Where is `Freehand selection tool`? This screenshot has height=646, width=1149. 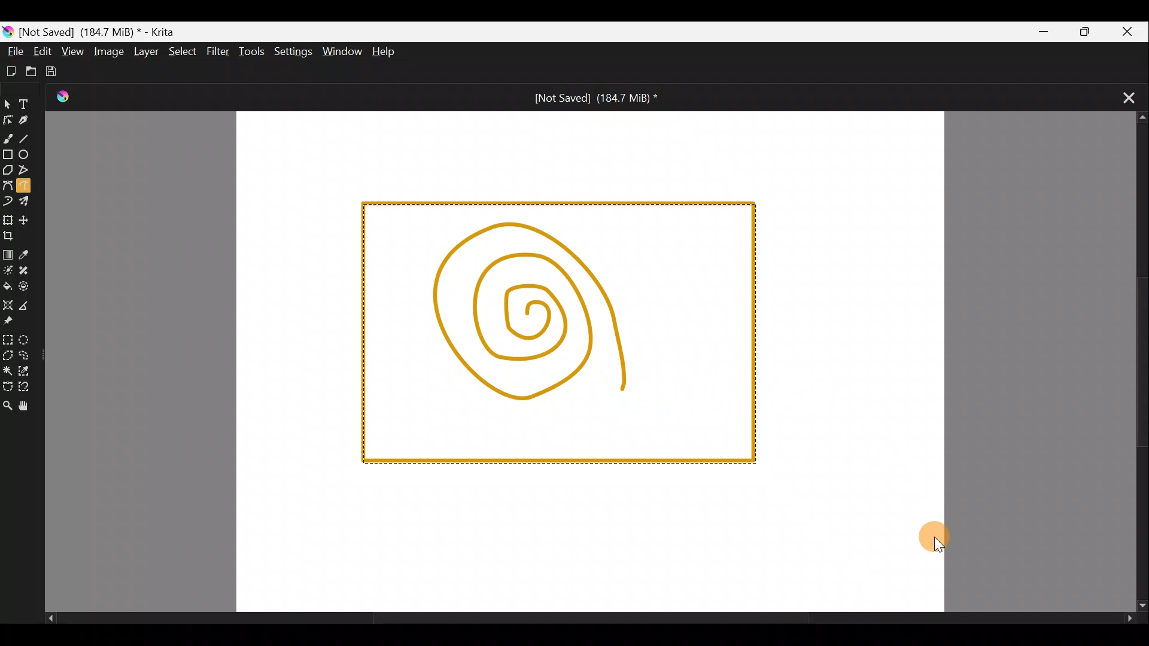
Freehand selection tool is located at coordinates (31, 357).